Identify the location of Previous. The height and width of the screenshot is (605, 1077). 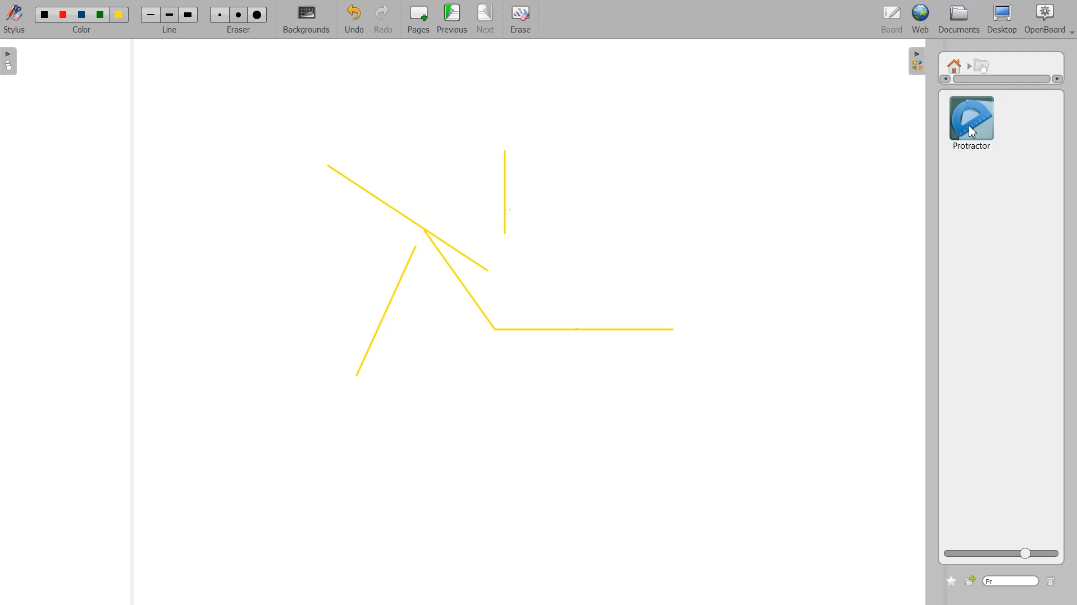
(454, 20).